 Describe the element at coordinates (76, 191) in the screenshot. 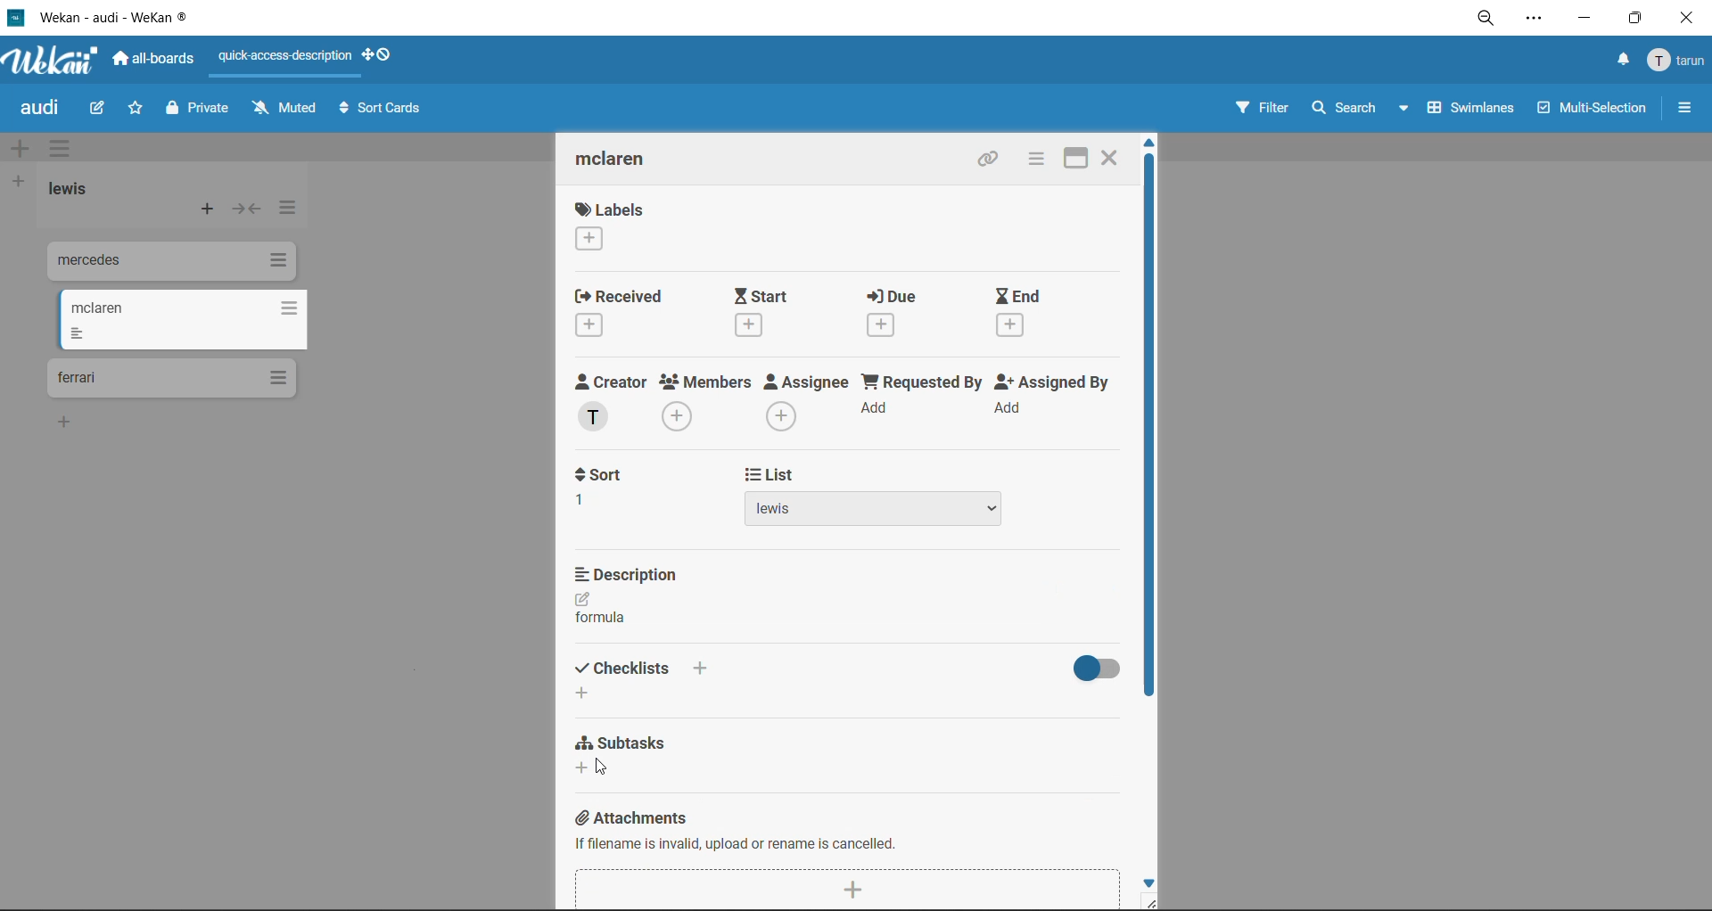

I see `list title` at that location.